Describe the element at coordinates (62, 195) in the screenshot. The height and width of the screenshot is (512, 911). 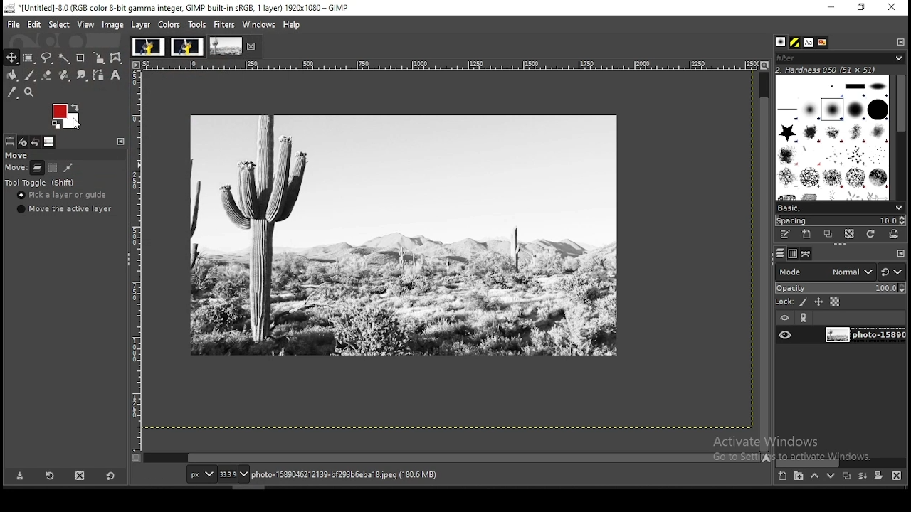
I see `pick a layer or guide` at that location.